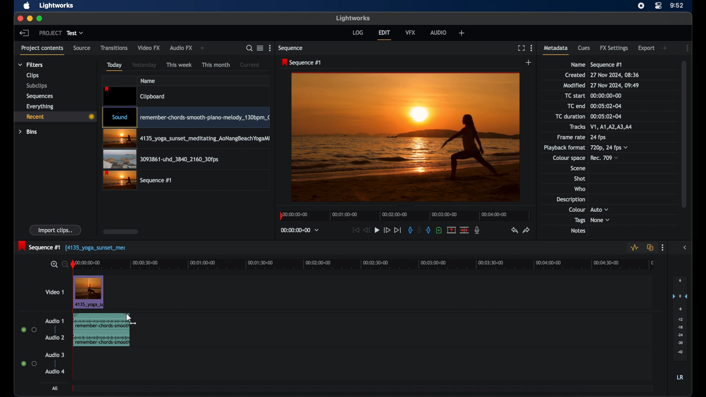 This screenshot has width=706, height=397. Describe the element at coordinates (607, 95) in the screenshot. I see `tc start` at that location.